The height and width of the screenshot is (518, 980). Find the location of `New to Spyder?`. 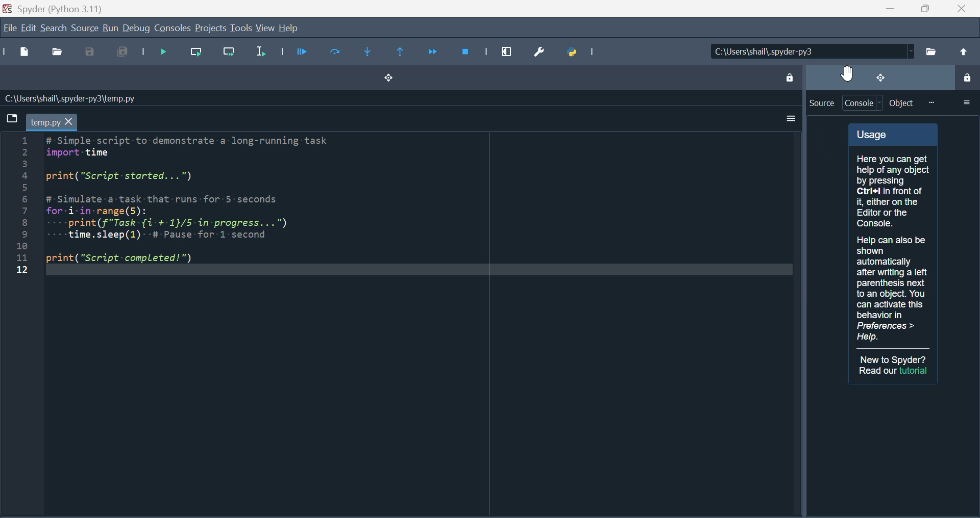

New to Spyder? is located at coordinates (894, 359).